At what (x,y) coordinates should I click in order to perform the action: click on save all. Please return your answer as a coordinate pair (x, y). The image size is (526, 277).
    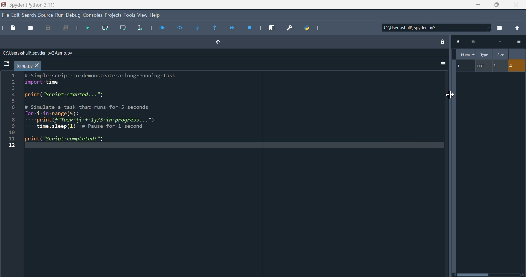
    Looking at the image, I should click on (66, 30).